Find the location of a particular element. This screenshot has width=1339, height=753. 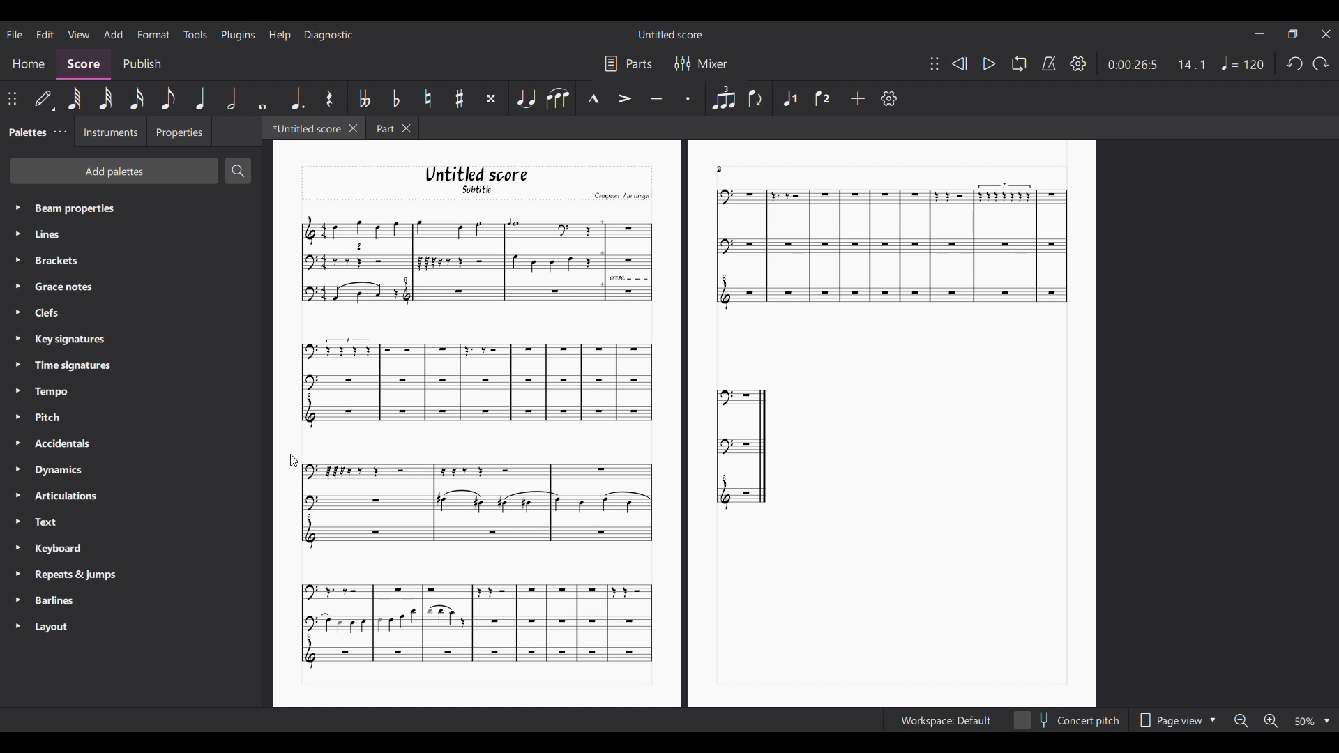

Voice 1 is located at coordinates (789, 98).